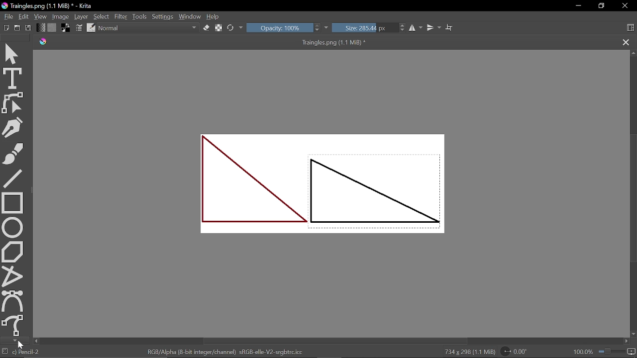  Describe the element at coordinates (120, 16) in the screenshot. I see `Filter` at that location.